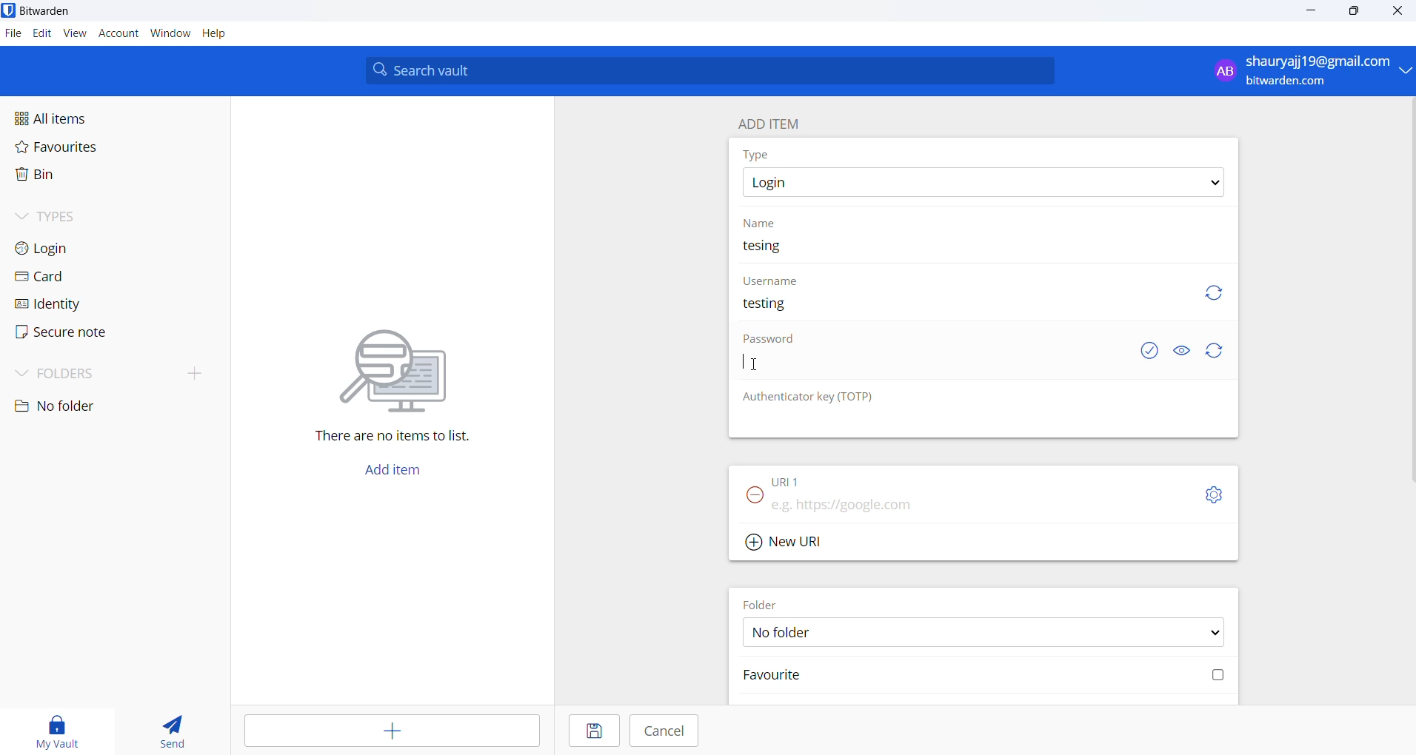 This screenshot has height=755, width=1416. Describe the element at coordinates (983, 679) in the screenshot. I see `Mark favourite` at that location.